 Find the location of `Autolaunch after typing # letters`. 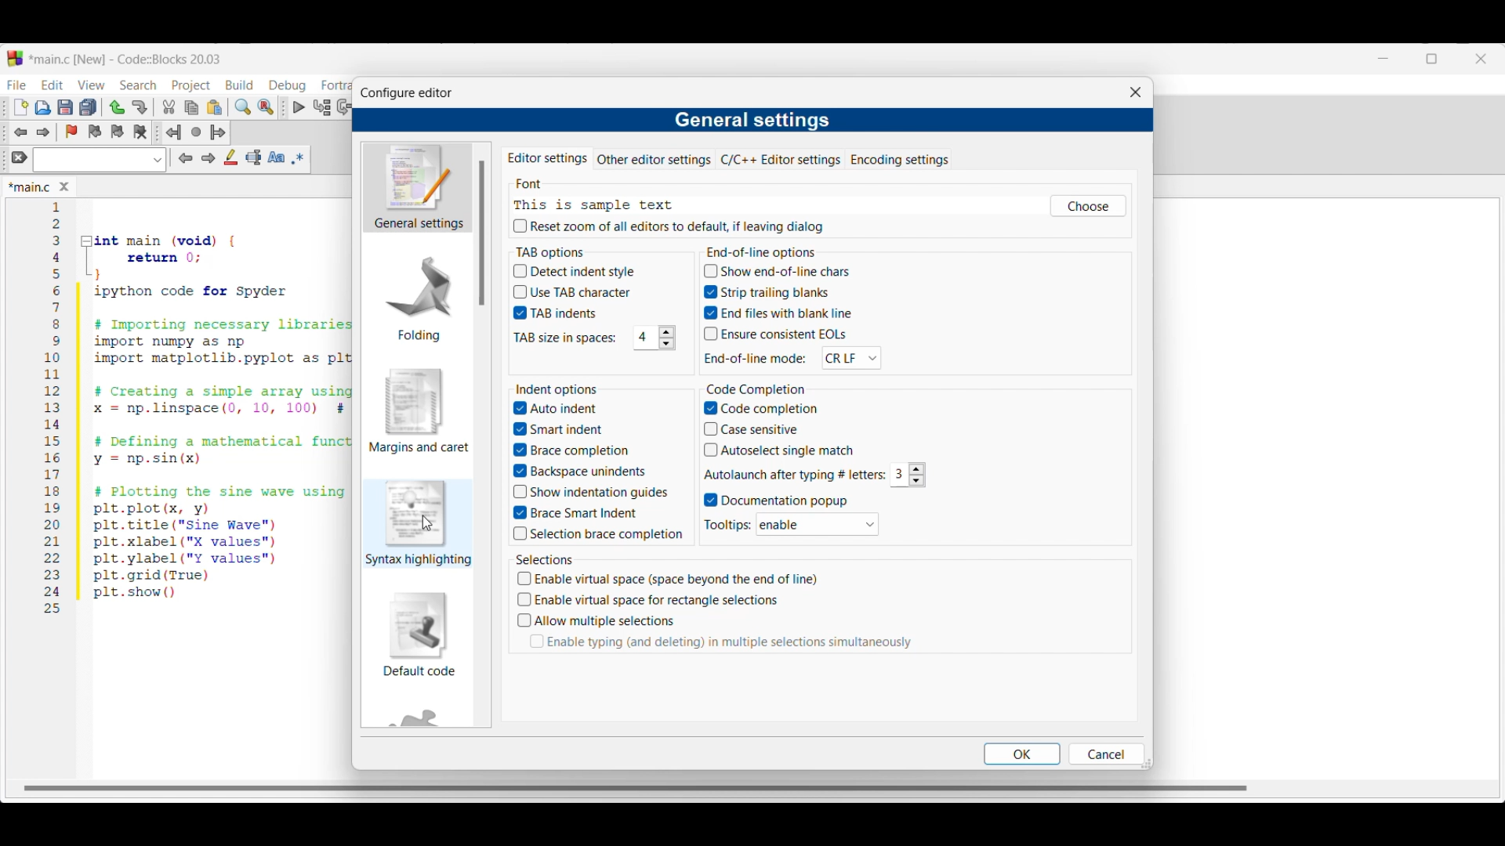

Autolaunch after typing # letters is located at coordinates (791, 475).